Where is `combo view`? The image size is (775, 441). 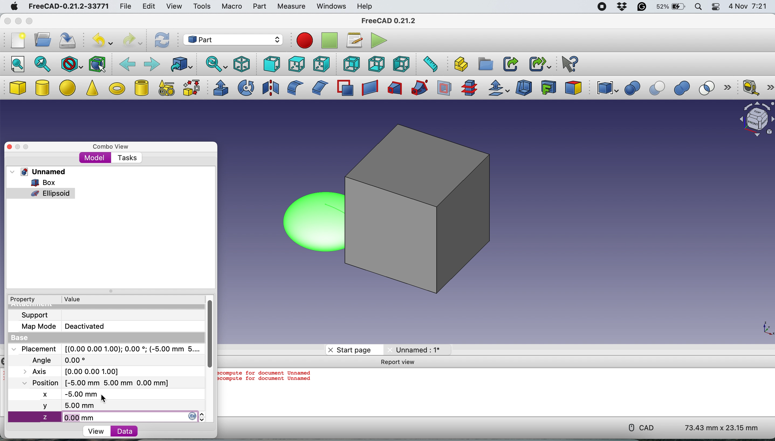
combo view is located at coordinates (109, 145).